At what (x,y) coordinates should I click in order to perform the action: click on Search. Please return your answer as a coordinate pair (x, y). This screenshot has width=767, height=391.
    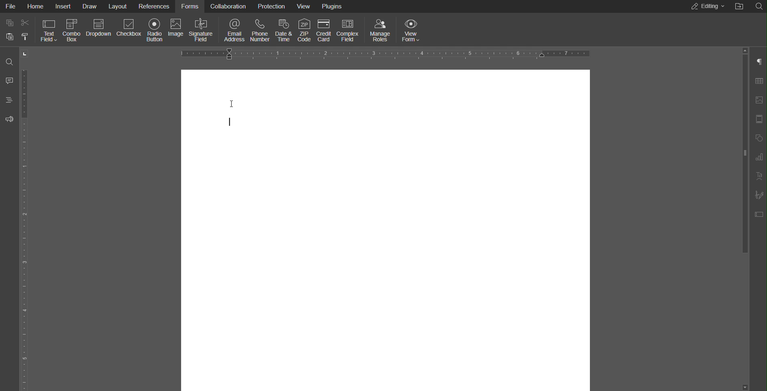
    Looking at the image, I should click on (758, 6).